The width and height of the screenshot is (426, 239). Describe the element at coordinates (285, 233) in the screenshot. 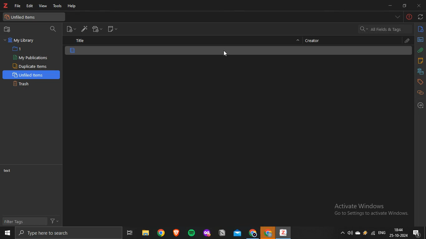

I see `app` at that location.